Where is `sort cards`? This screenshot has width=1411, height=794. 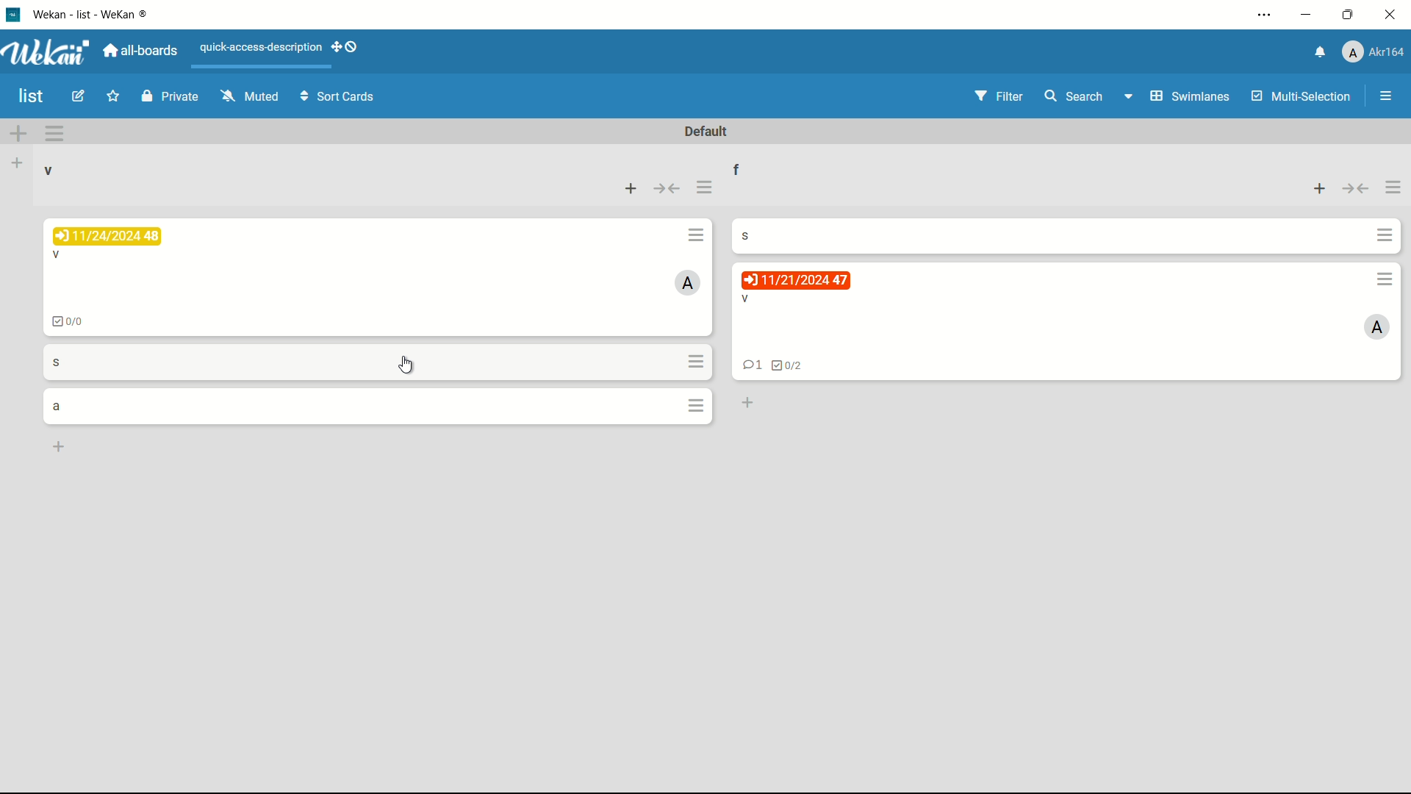
sort cards is located at coordinates (339, 98).